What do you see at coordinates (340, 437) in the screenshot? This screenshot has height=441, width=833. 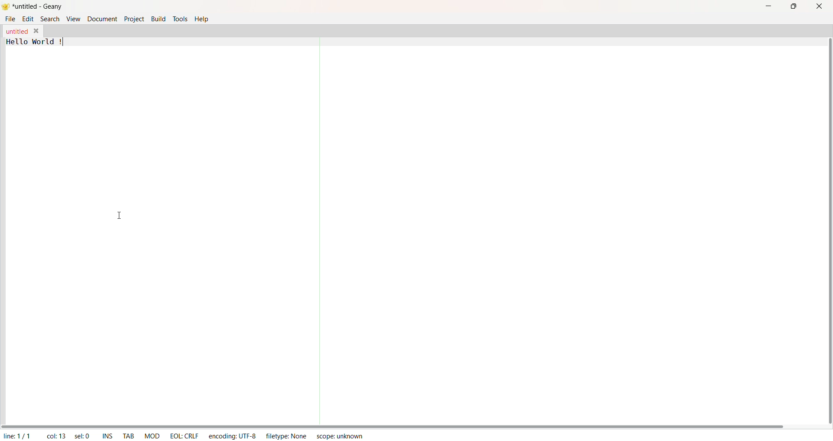 I see `Script Unknown` at bounding box center [340, 437].